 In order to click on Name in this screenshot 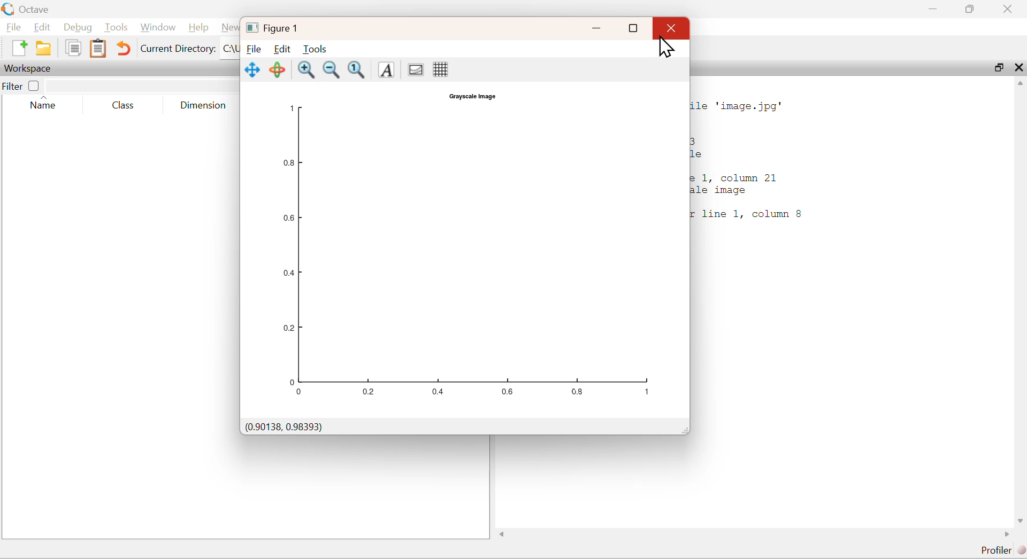, I will do `click(47, 104)`.